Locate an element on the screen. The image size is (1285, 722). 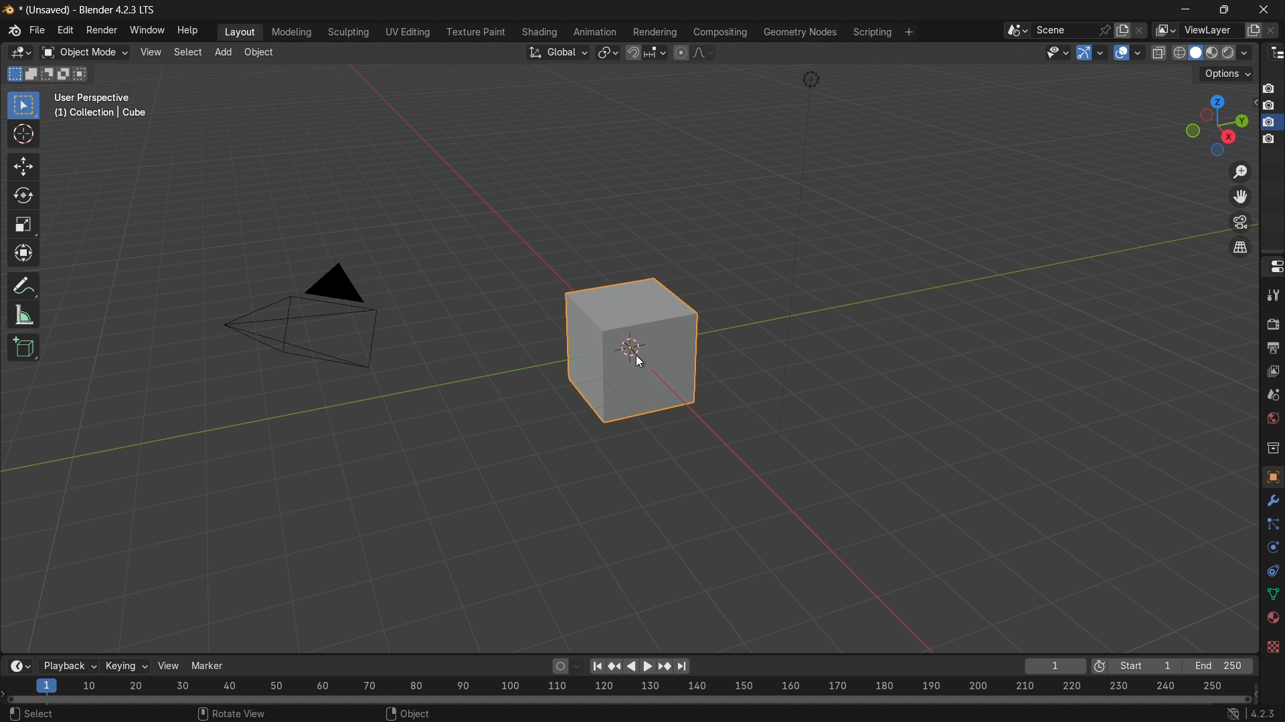
world is located at coordinates (1272, 417).